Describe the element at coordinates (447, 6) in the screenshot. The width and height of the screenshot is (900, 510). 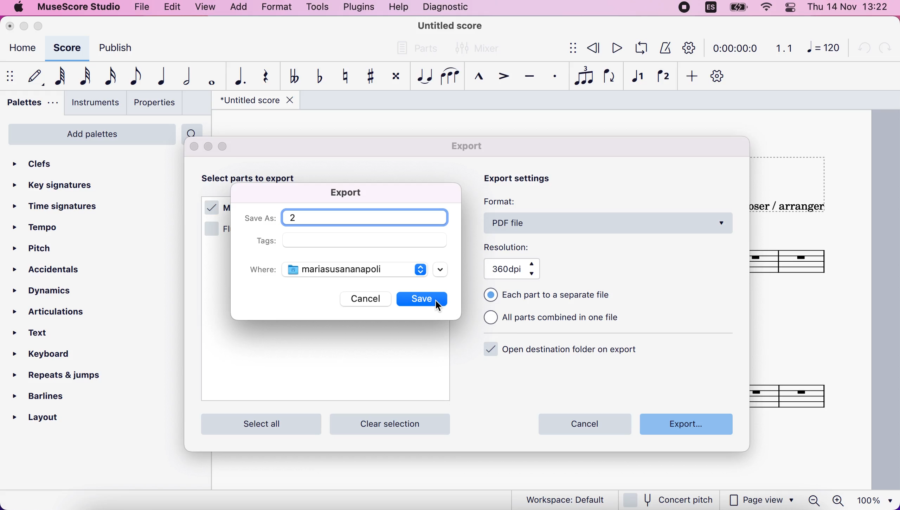
I see `diagnostic` at that location.